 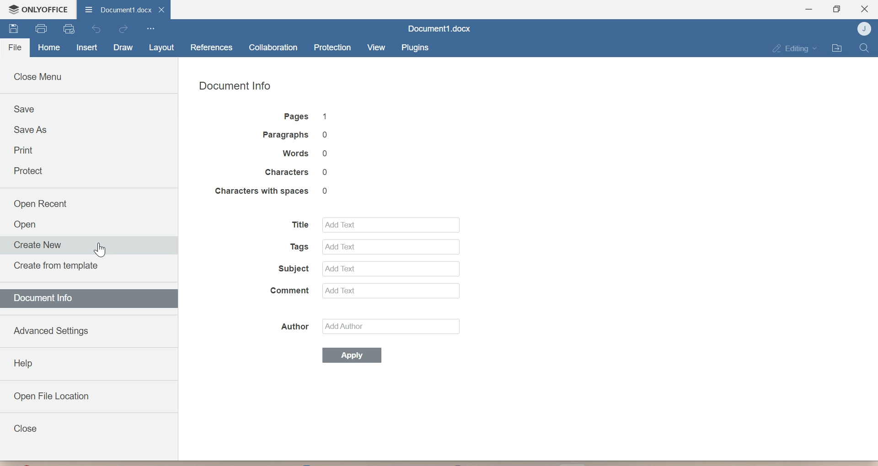 What do you see at coordinates (150, 29) in the screenshot?
I see `customize quick access toolbar` at bounding box center [150, 29].